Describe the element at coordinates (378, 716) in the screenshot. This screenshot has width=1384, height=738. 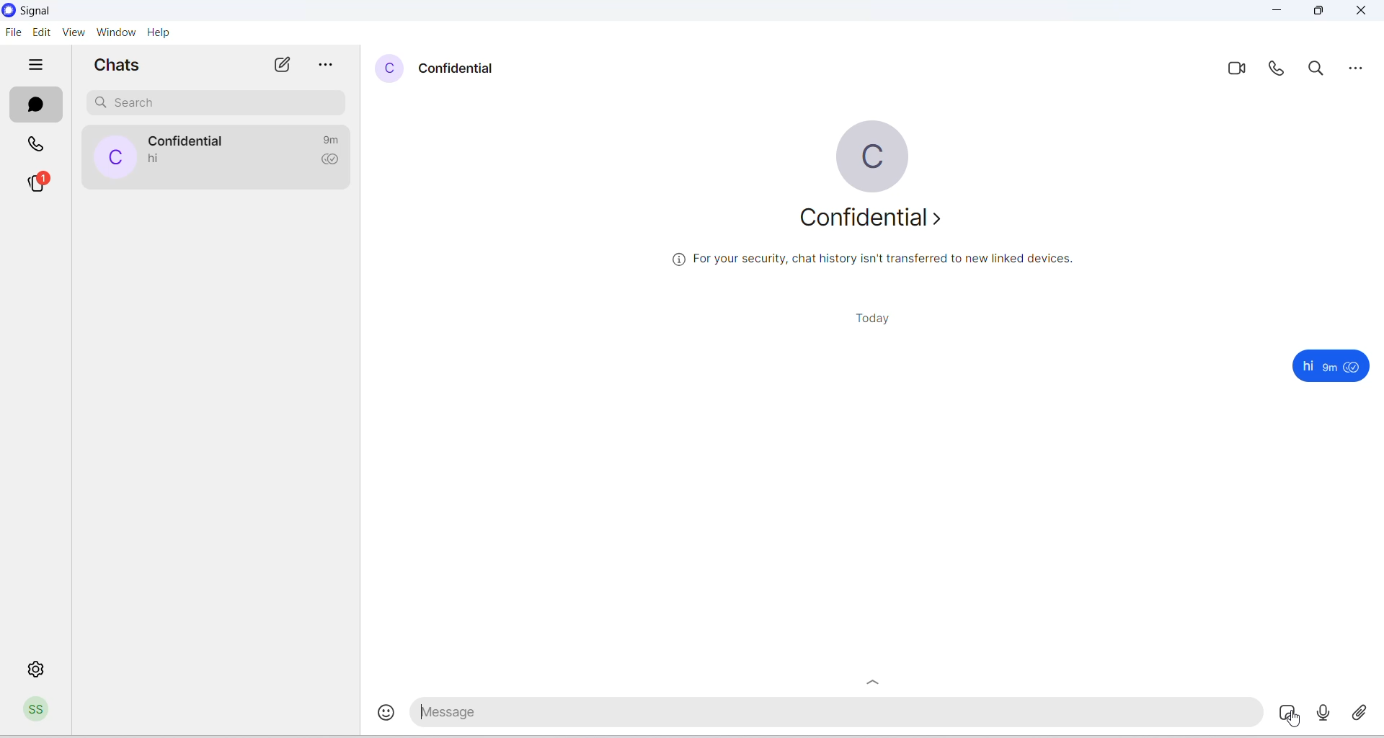
I see `emojis` at that location.